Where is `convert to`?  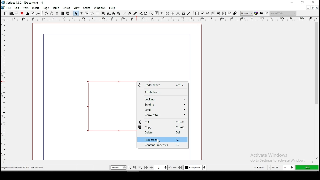
convert to is located at coordinates (163, 115).